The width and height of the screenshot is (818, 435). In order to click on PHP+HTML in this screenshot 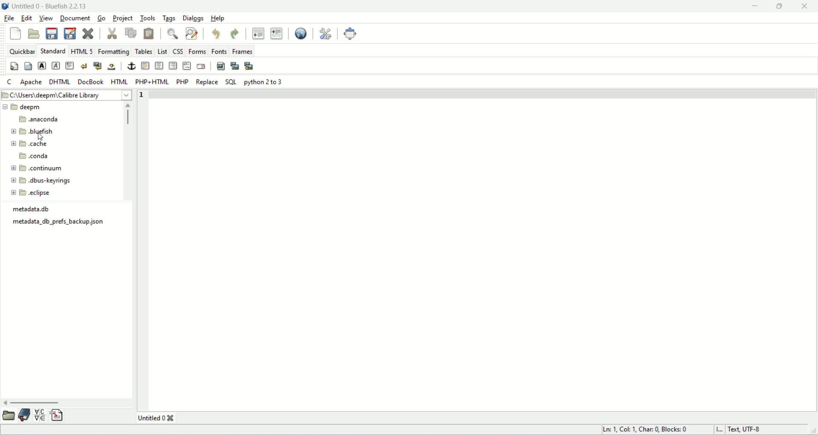, I will do `click(152, 81)`.